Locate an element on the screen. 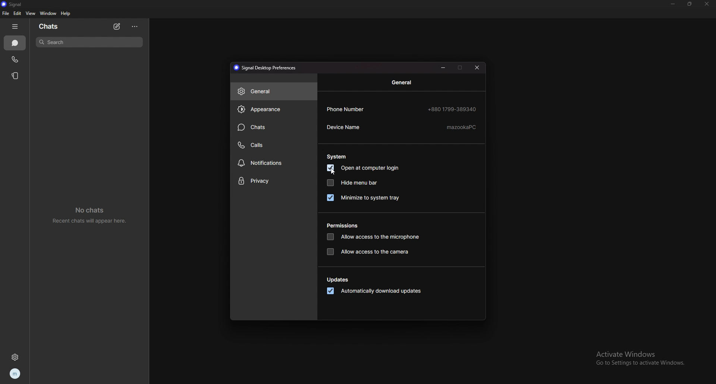 The width and height of the screenshot is (716, 384). new chat is located at coordinates (117, 26).